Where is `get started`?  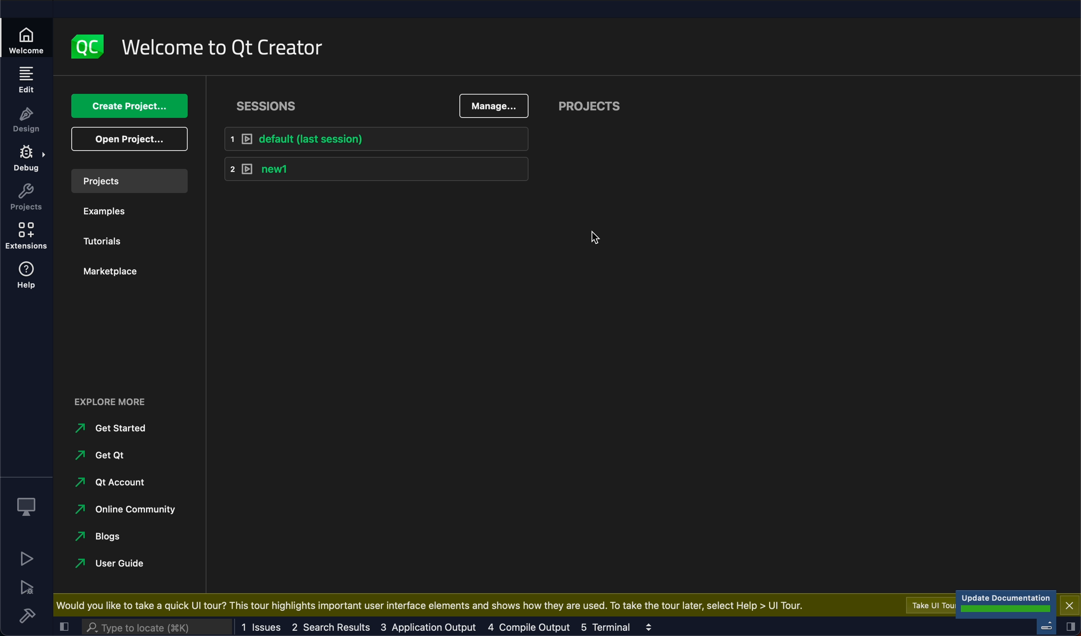
get started is located at coordinates (114, 430).